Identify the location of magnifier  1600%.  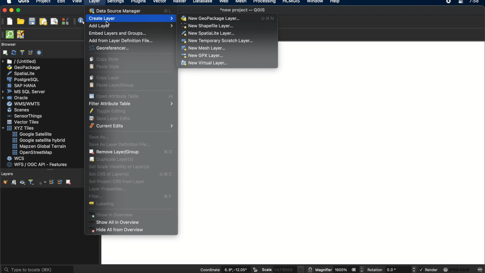
(340, 269).